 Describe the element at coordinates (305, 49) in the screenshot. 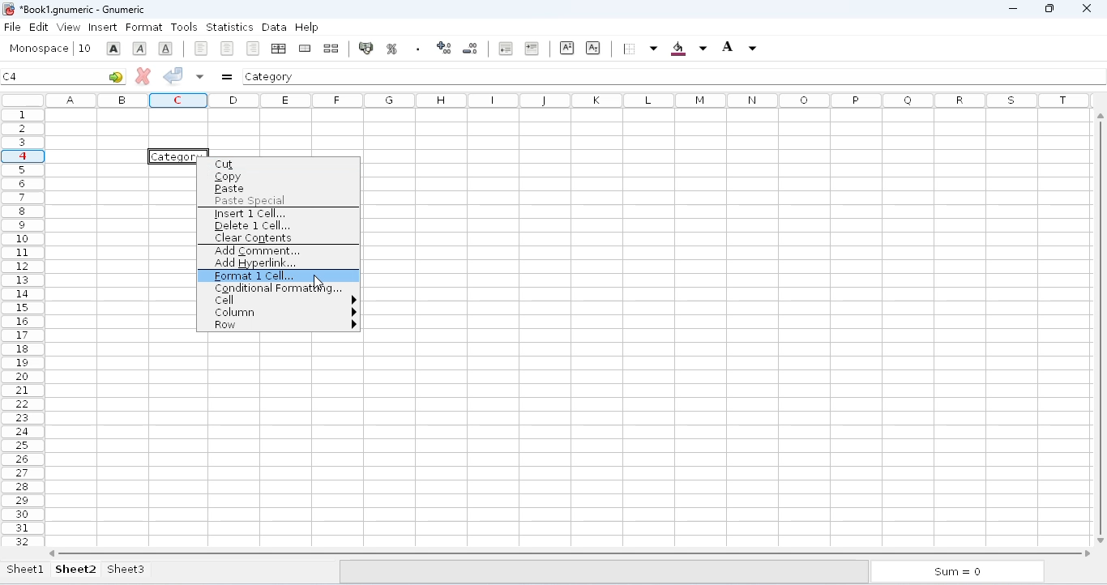

I see `merge a range of cells` at that location.